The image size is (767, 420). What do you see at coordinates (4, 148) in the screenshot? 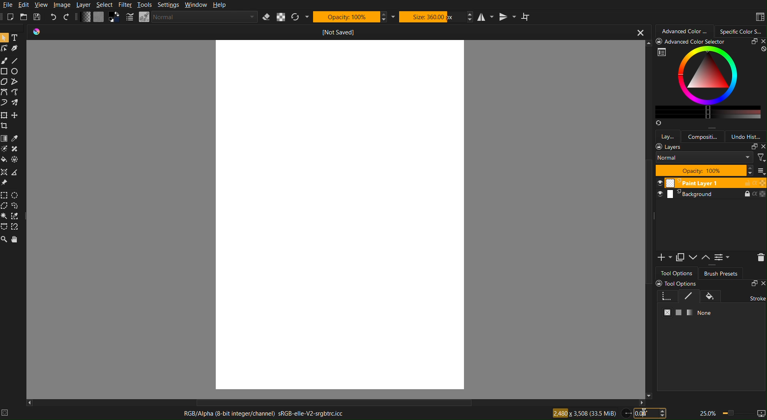
I see `Dodge Tool` at bounding box center [4, 148].